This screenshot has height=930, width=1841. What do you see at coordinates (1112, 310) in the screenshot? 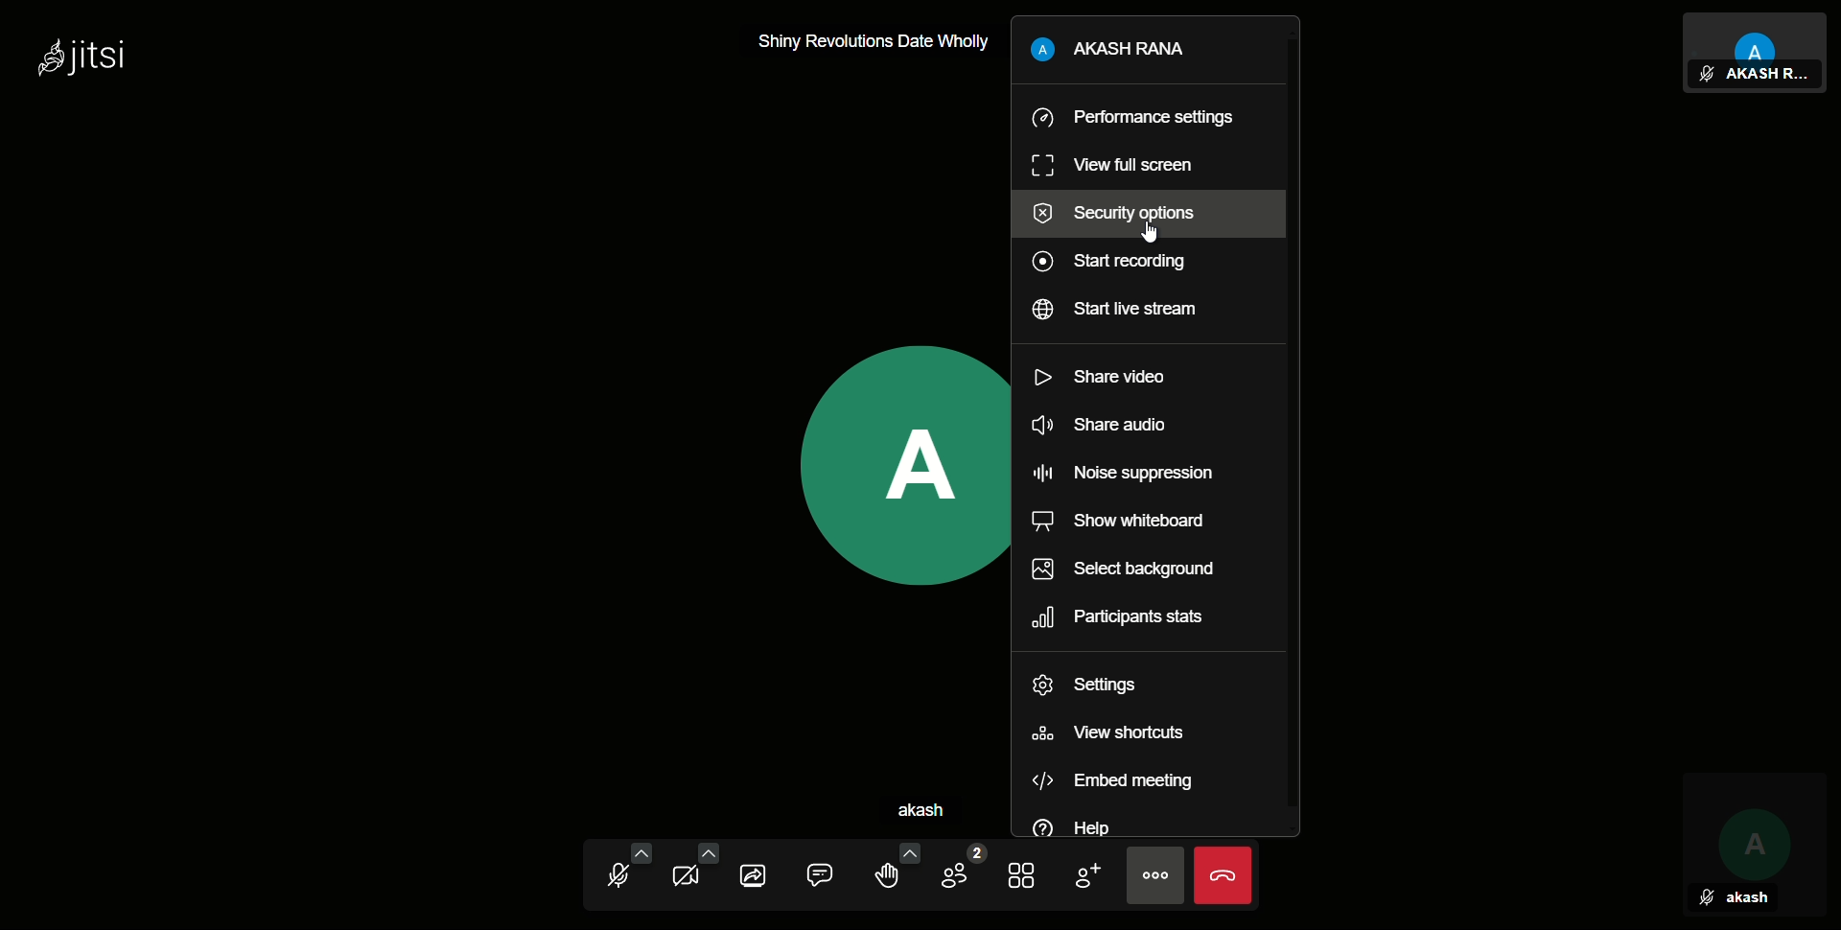
I see `start live stream` at bounding box center [1112, 310].